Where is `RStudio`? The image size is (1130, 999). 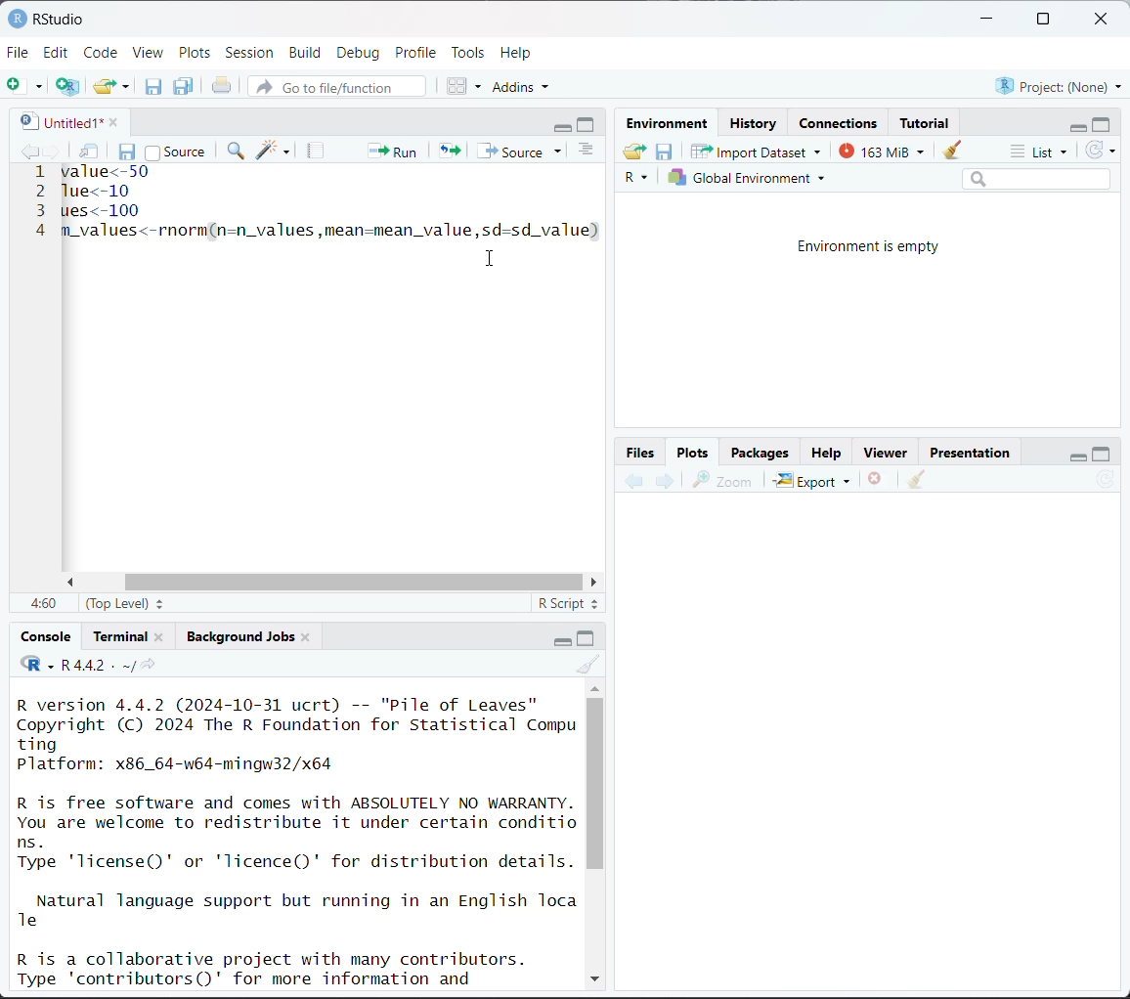
RStudio is located at coordinates (46, 18).